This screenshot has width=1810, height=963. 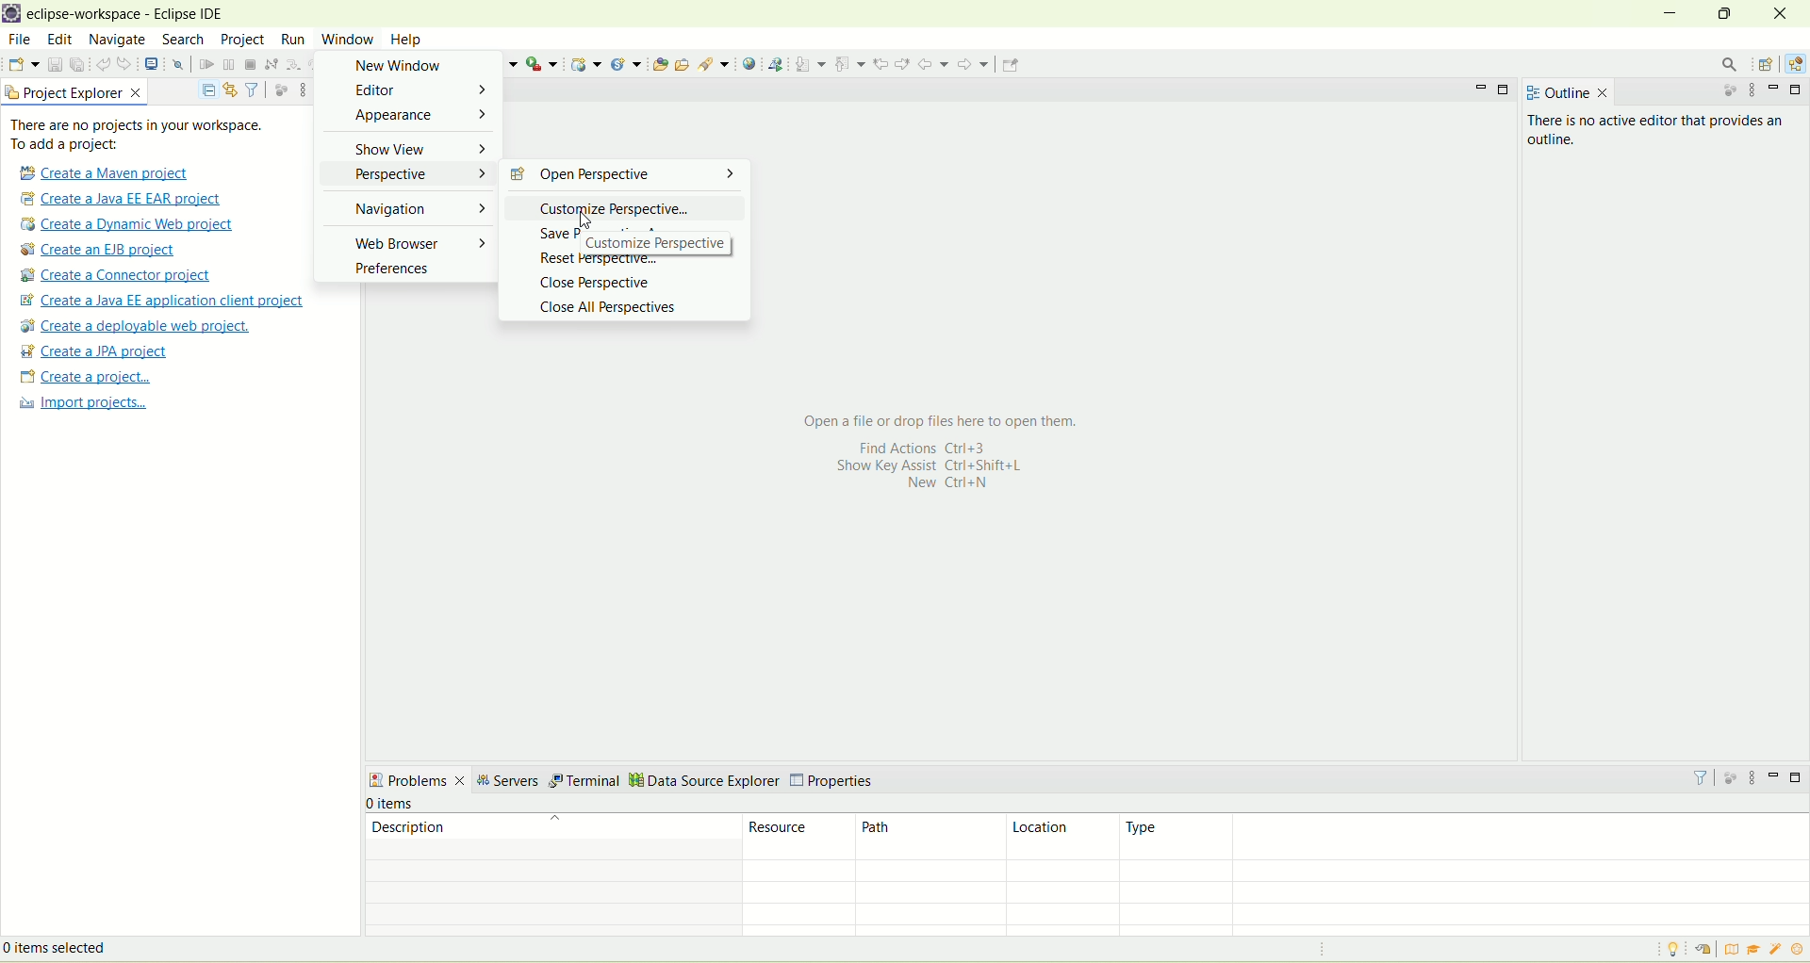 What do you see at coordinates (613, 307) in the screenshot?
I see `close all perspectives` at bounding box center [613, 307].